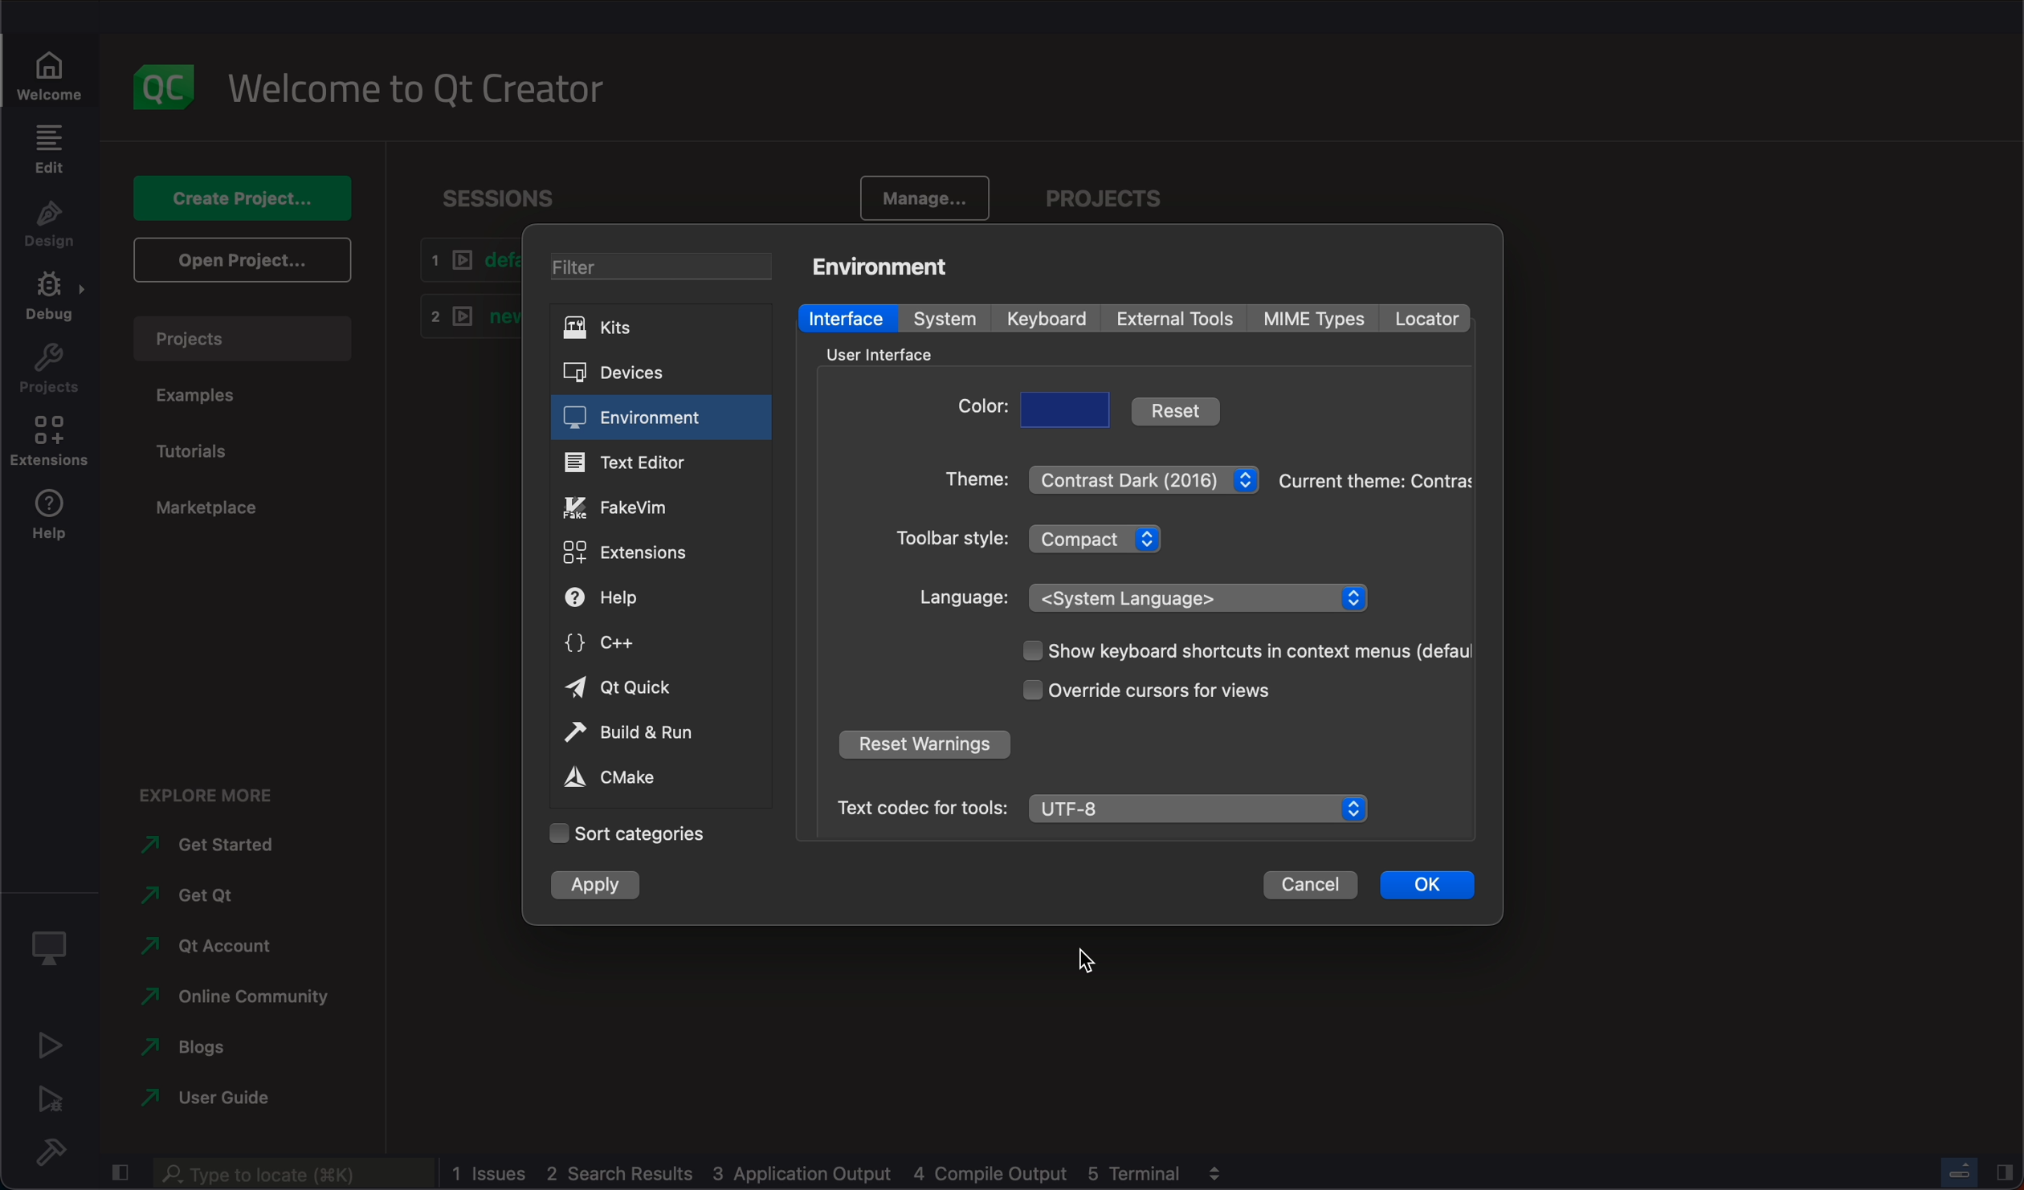  Describe the element at coordinates (647, 553) in the screenshot. I see `extensions` at that location.